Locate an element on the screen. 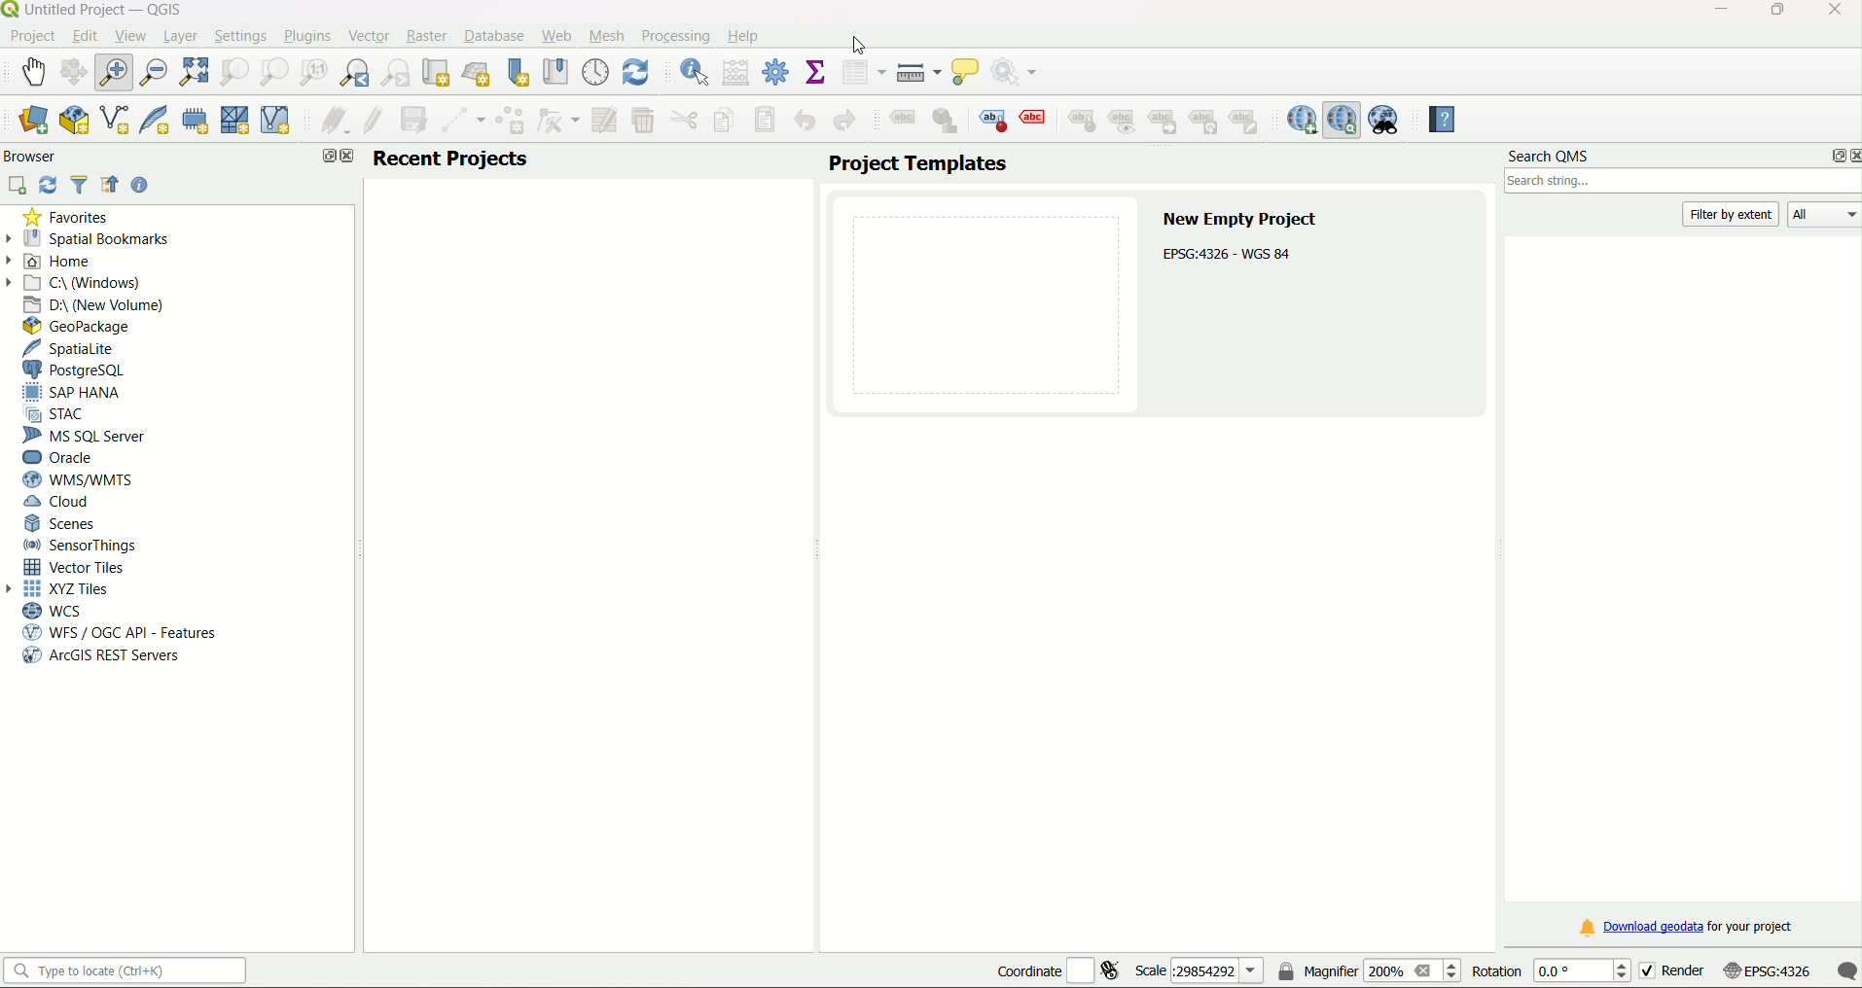 Image resolution: width=1862 pixels, height=988 pixels. add selected layer is located at coordinates (18, 185).